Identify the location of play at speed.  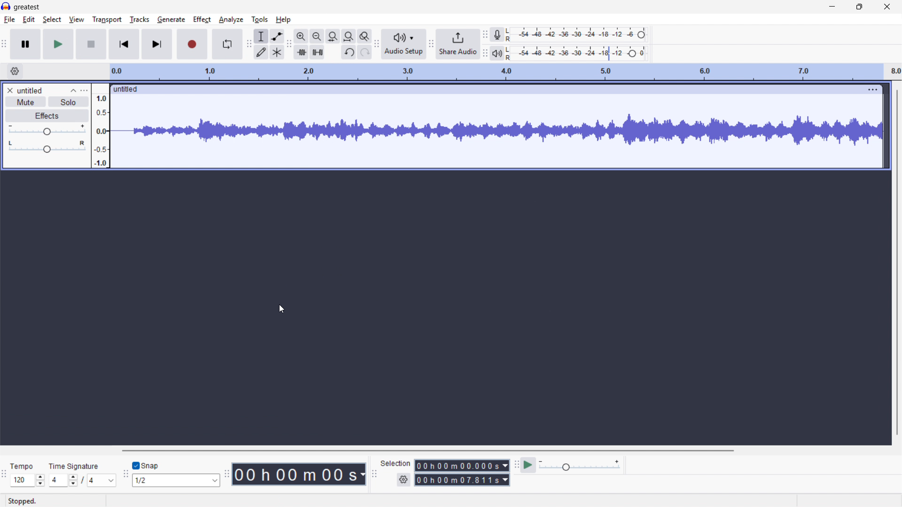
(529, 465).